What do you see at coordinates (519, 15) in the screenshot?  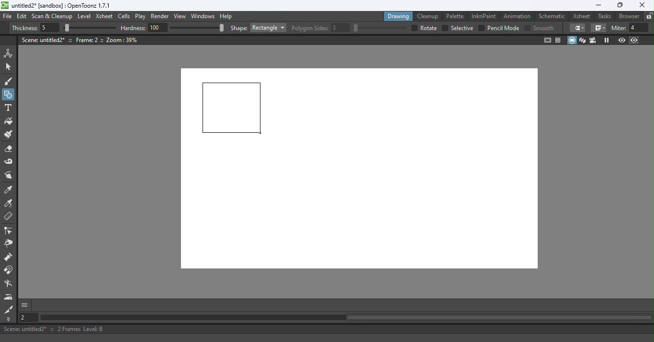 I see `Animation` at bounding box center [519, 15].